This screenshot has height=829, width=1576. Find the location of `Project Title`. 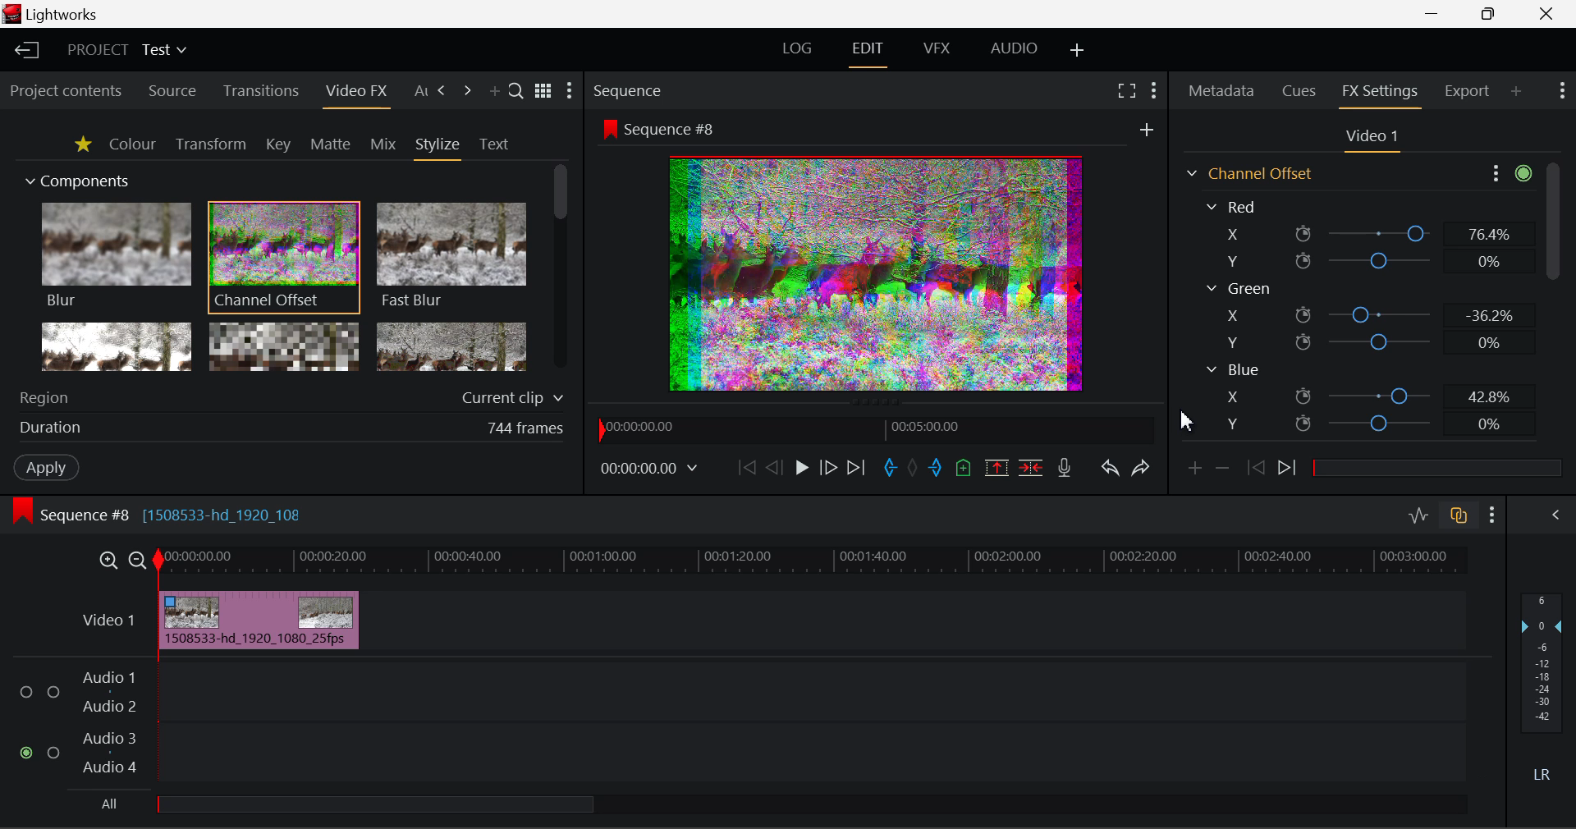

Project Title is located at coordinates (126, 48).